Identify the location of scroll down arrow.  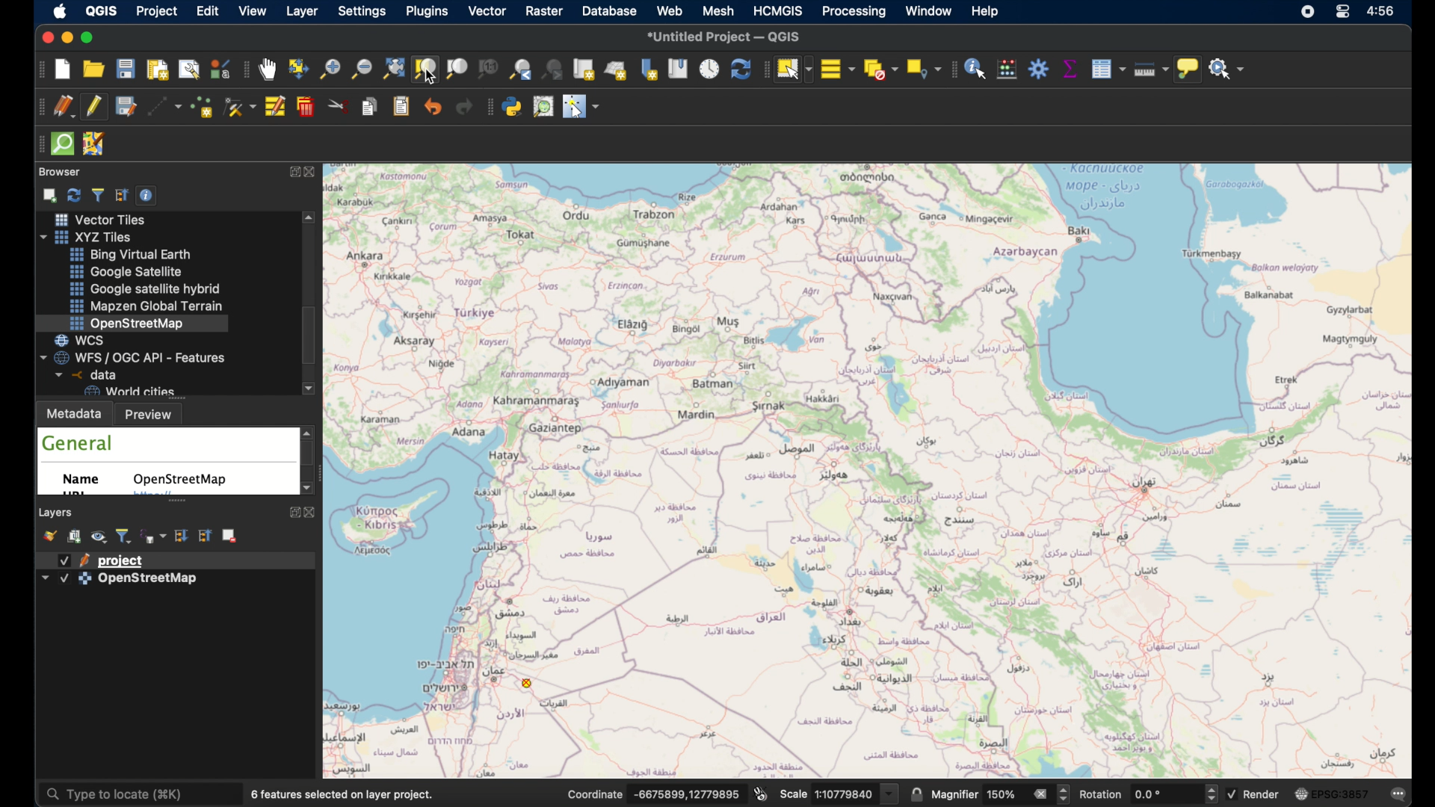
(304, 489).